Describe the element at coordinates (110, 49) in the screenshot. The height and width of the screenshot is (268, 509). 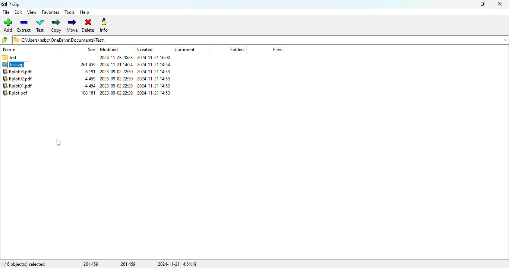
I see `modified` at that location.